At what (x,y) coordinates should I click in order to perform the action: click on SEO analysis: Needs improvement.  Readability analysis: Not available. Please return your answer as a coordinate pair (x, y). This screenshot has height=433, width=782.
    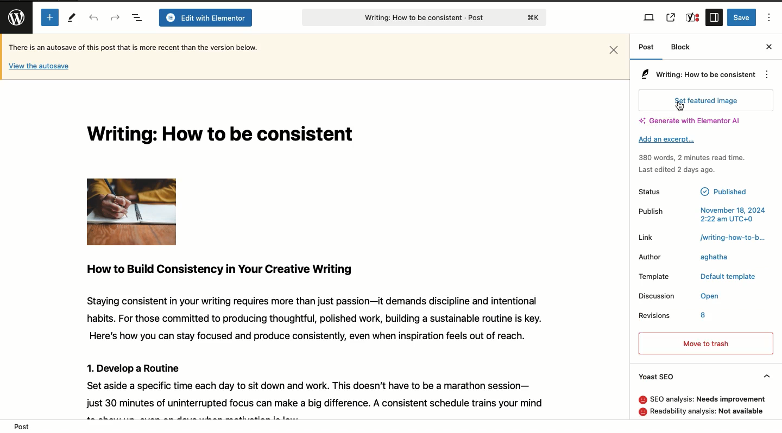
    Looking at the image, I should click on (695, 406).